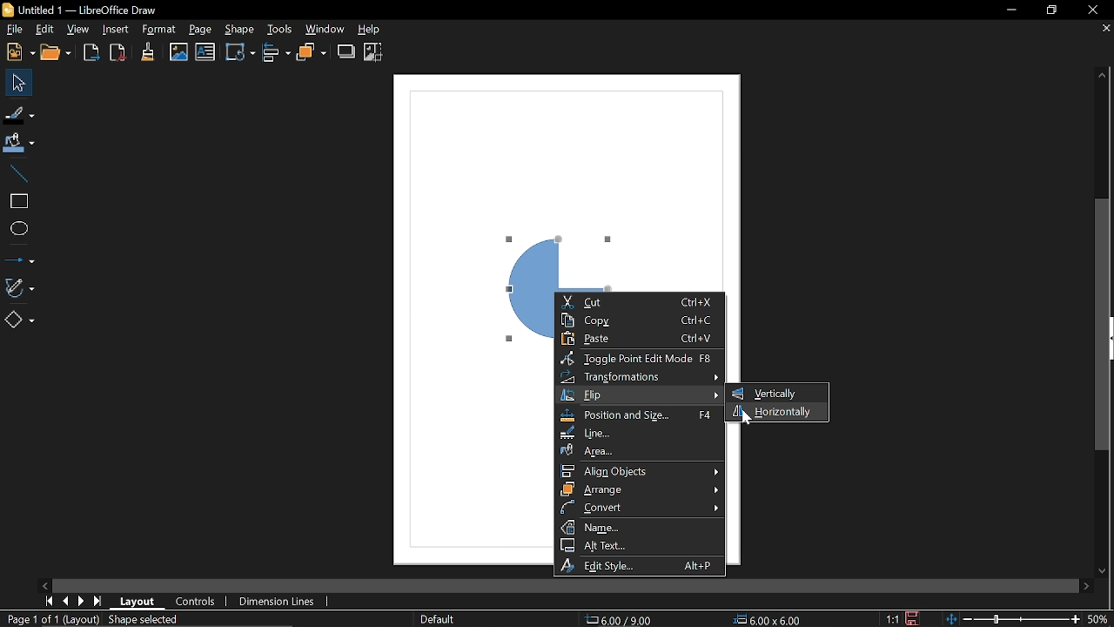 This screenshot has width=1114, height=627. I want to click on Format, so click(156, 30).